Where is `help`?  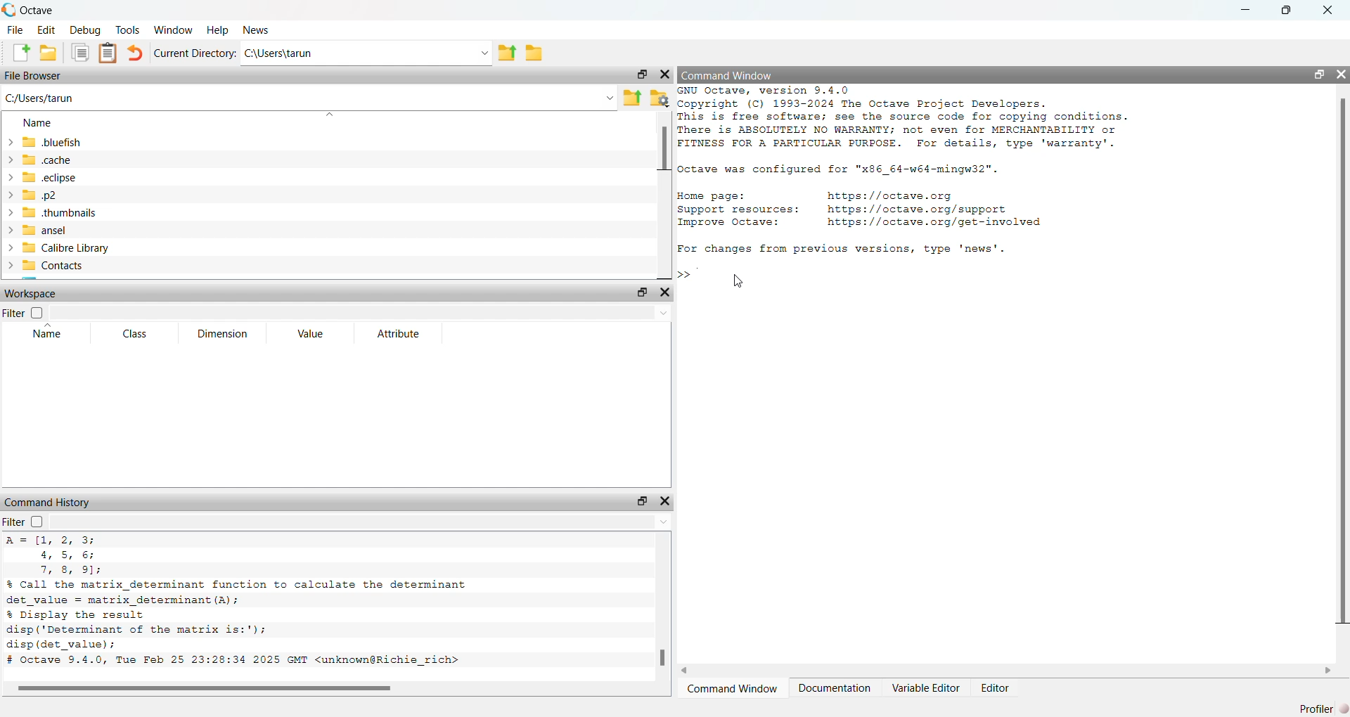 help is located at coordinates (218, 29).